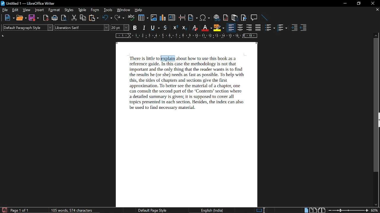 This screenshot has height=213, width=380. I want to click on bold, so click(135, 28).